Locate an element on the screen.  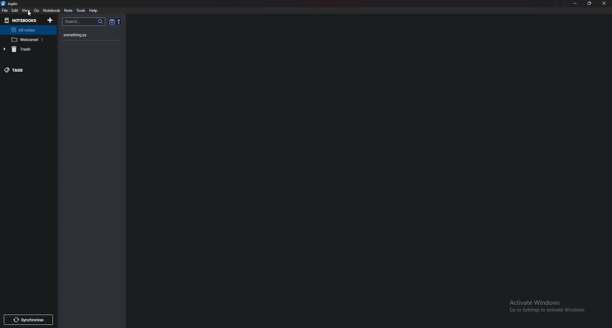
search is located at coordinates (83, 21).